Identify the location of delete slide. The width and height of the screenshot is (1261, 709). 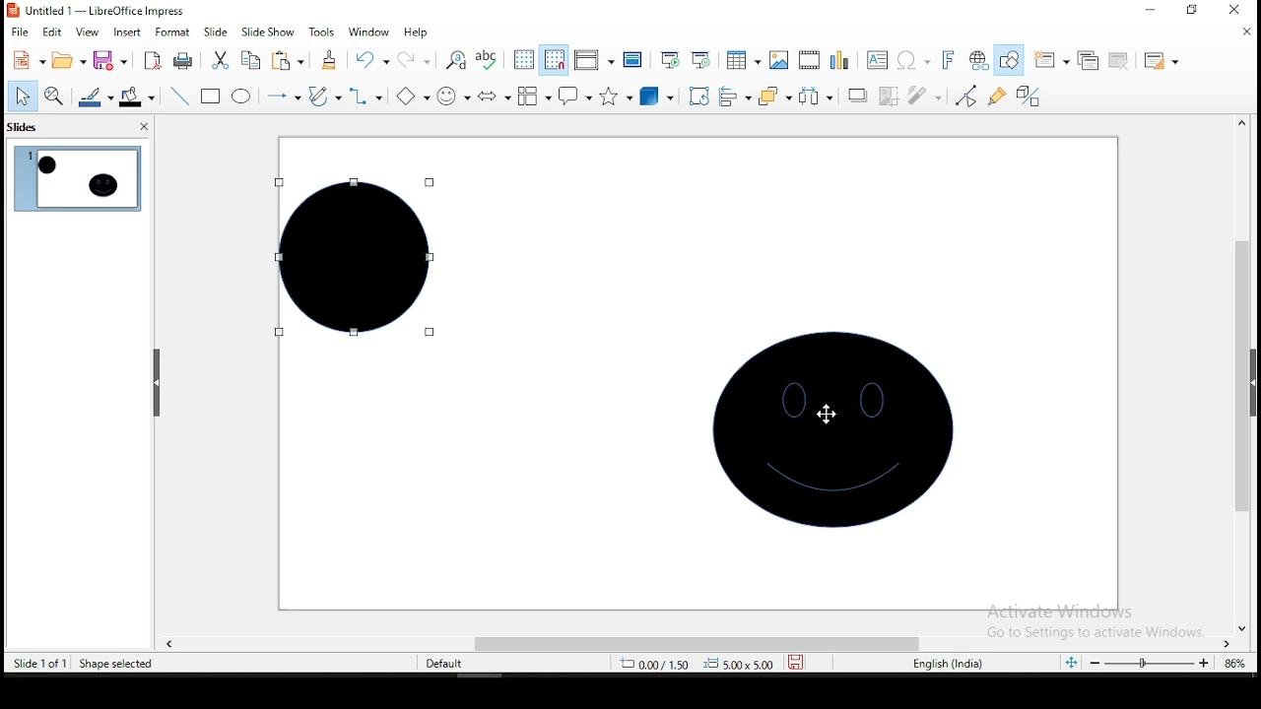
(1116, 59).